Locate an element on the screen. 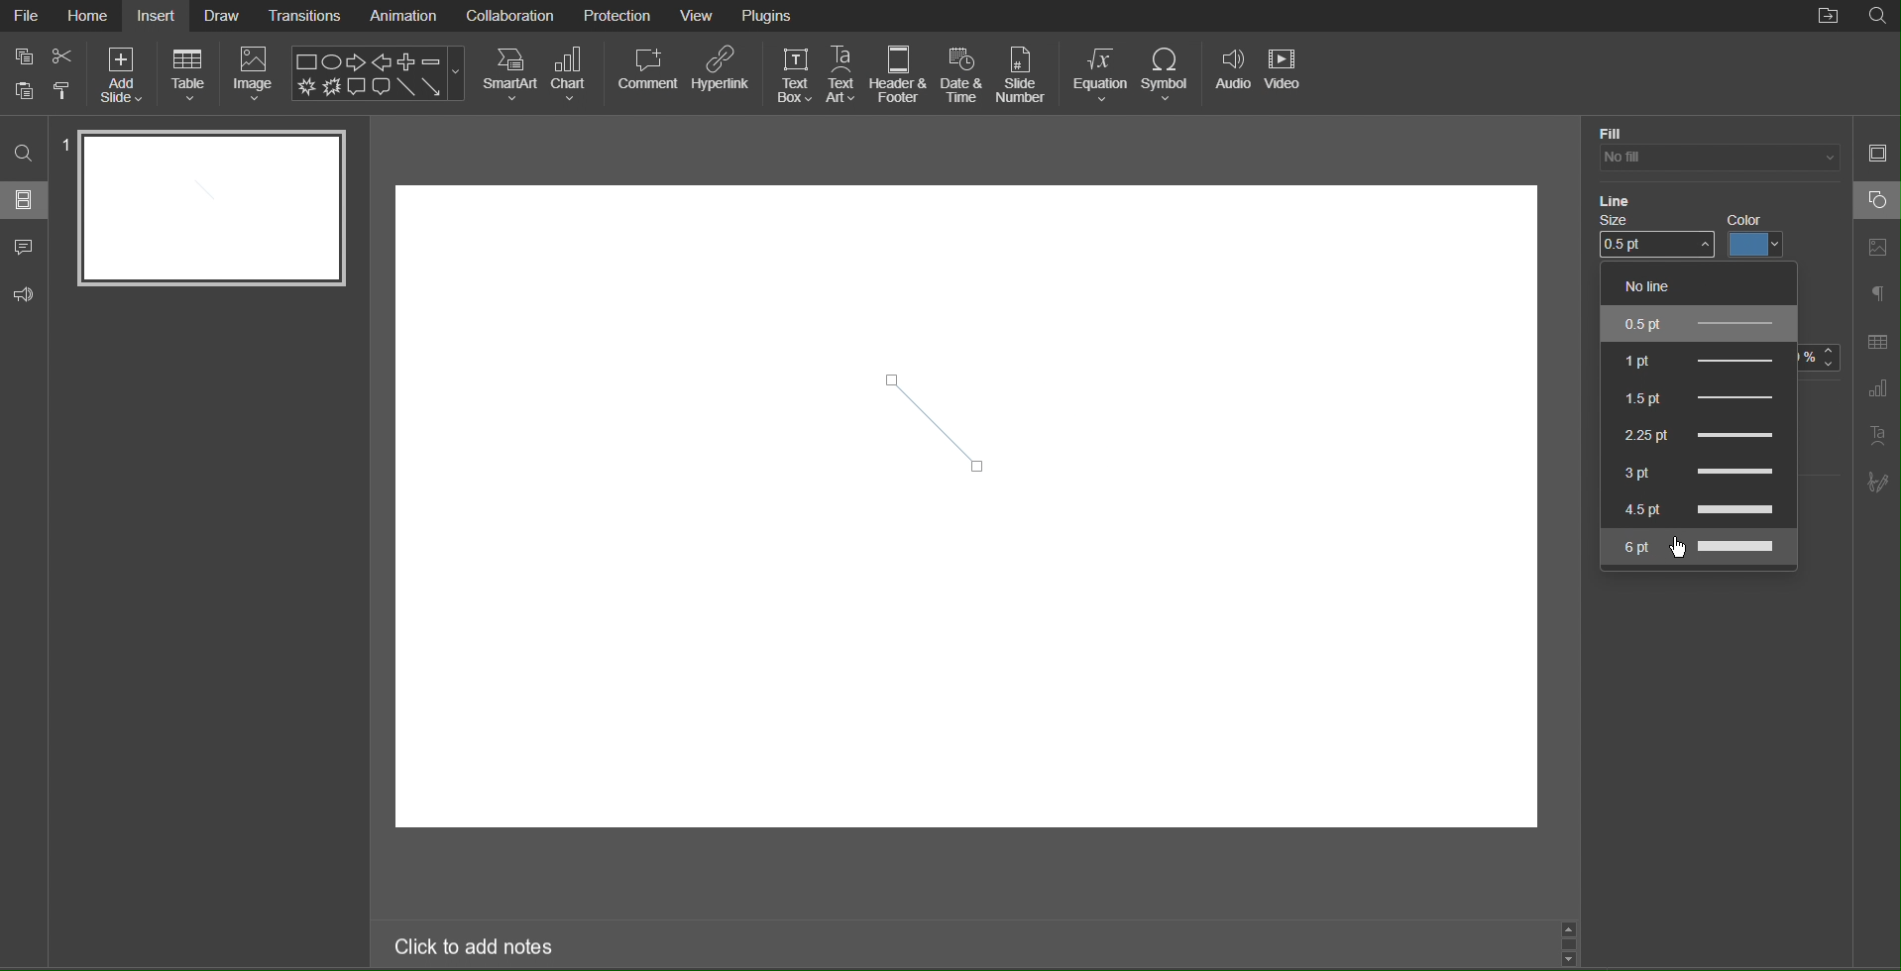 This screenshot has width=1901, height=971. View is located at coordinates (699, 17).